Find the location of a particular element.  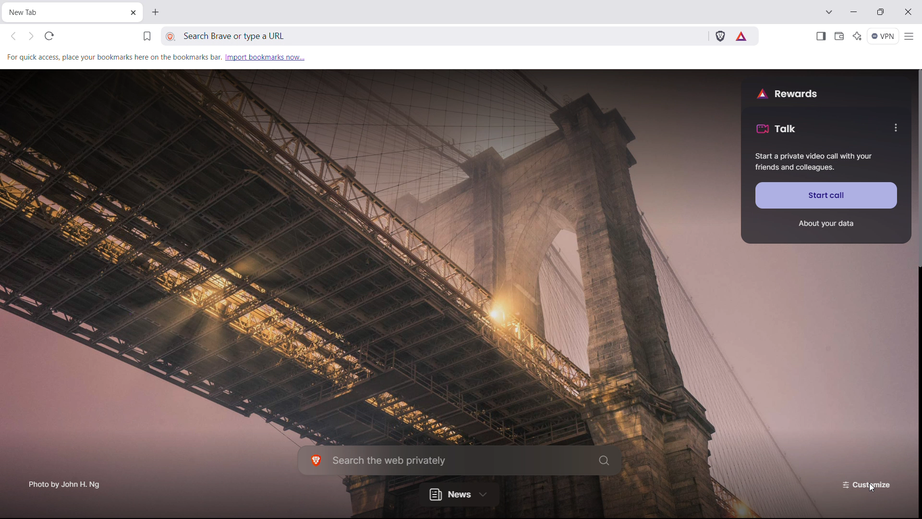

options is located at coordinates (895, 127).